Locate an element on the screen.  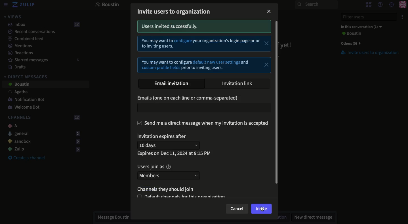
Search  is located at coordinates (316, 5).